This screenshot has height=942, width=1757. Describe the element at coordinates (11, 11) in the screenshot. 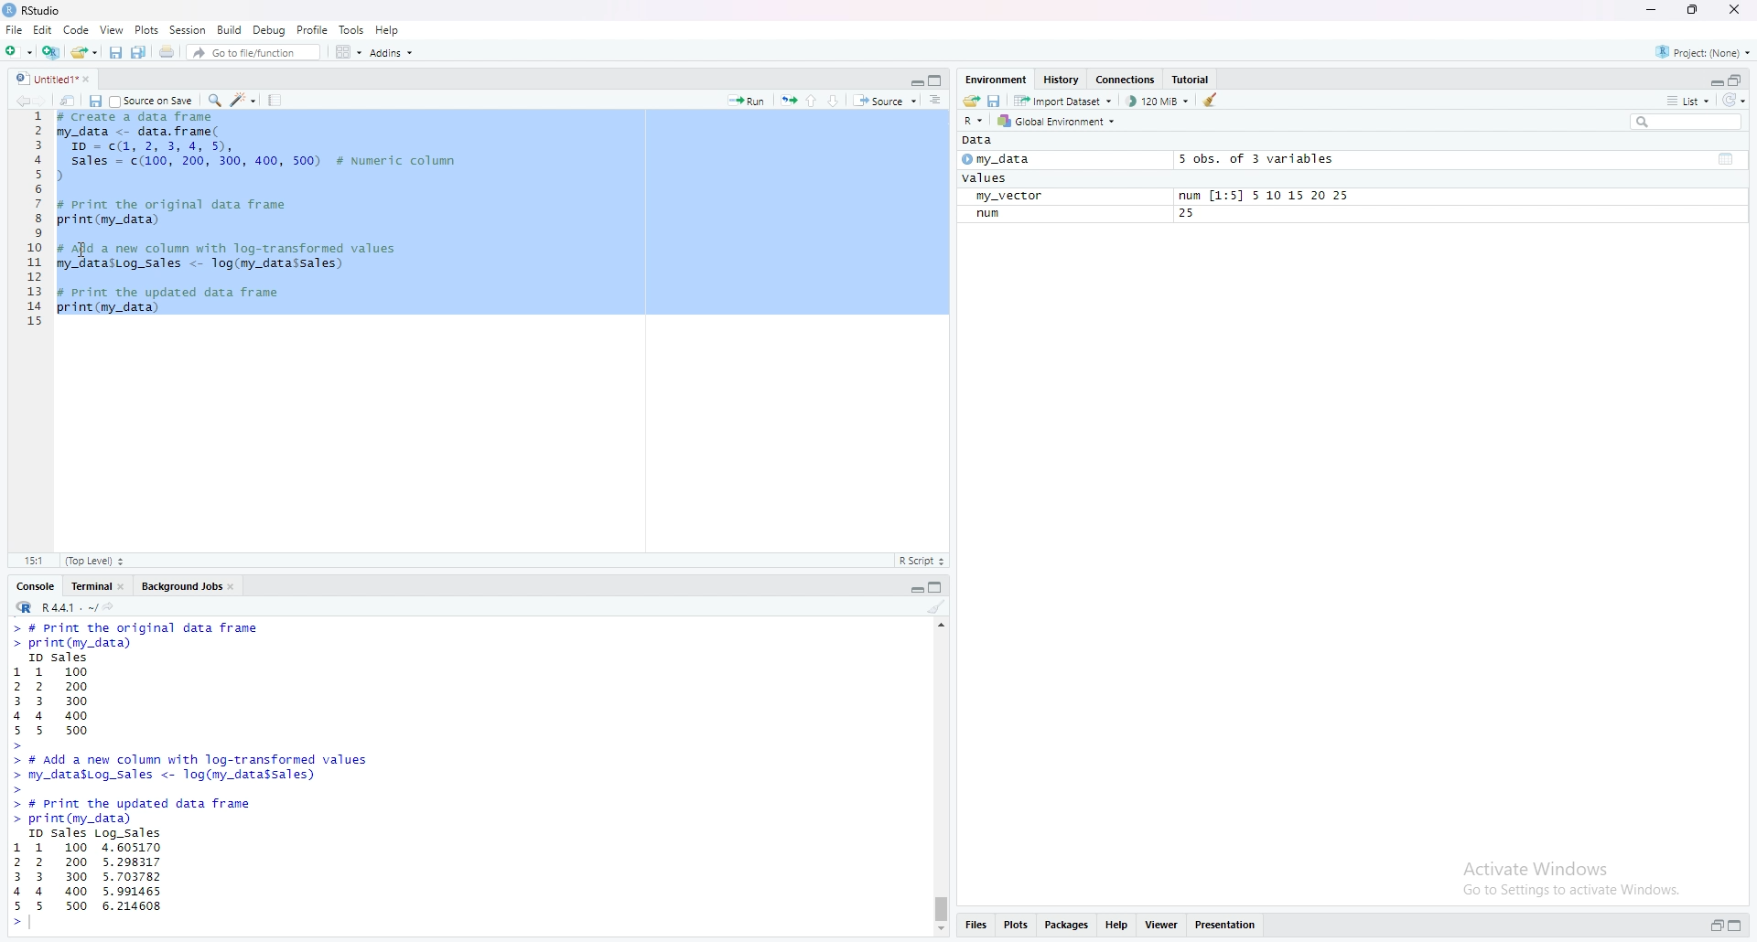

I see `RStudio logo` at that location.